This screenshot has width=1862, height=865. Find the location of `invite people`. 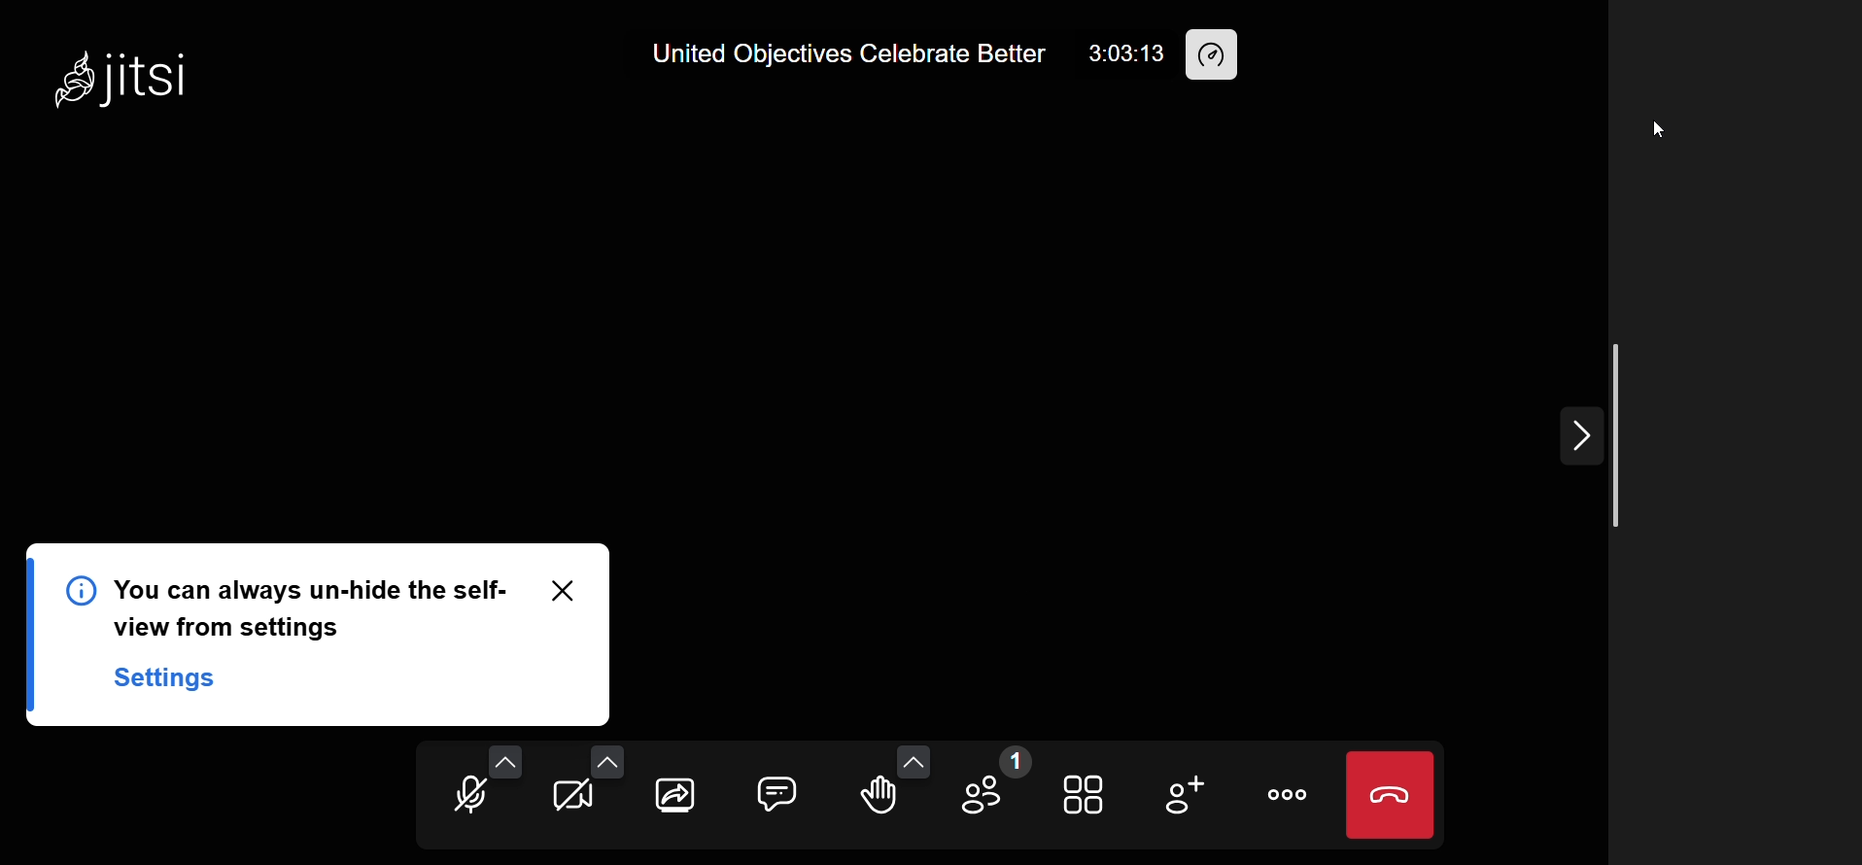

invite people is located at coordinates (1185, 794).